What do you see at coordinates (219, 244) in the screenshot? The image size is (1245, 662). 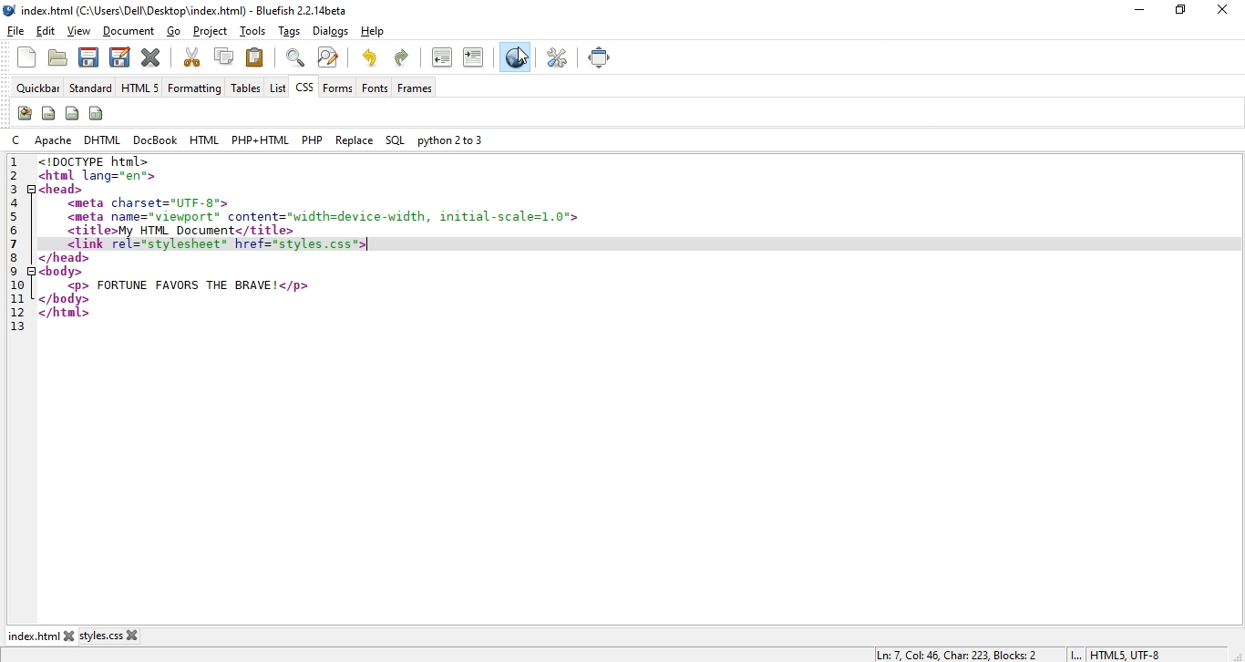 I see `<link rel="stylesheet" href="styles.css">` at bounding box center [219, 244].